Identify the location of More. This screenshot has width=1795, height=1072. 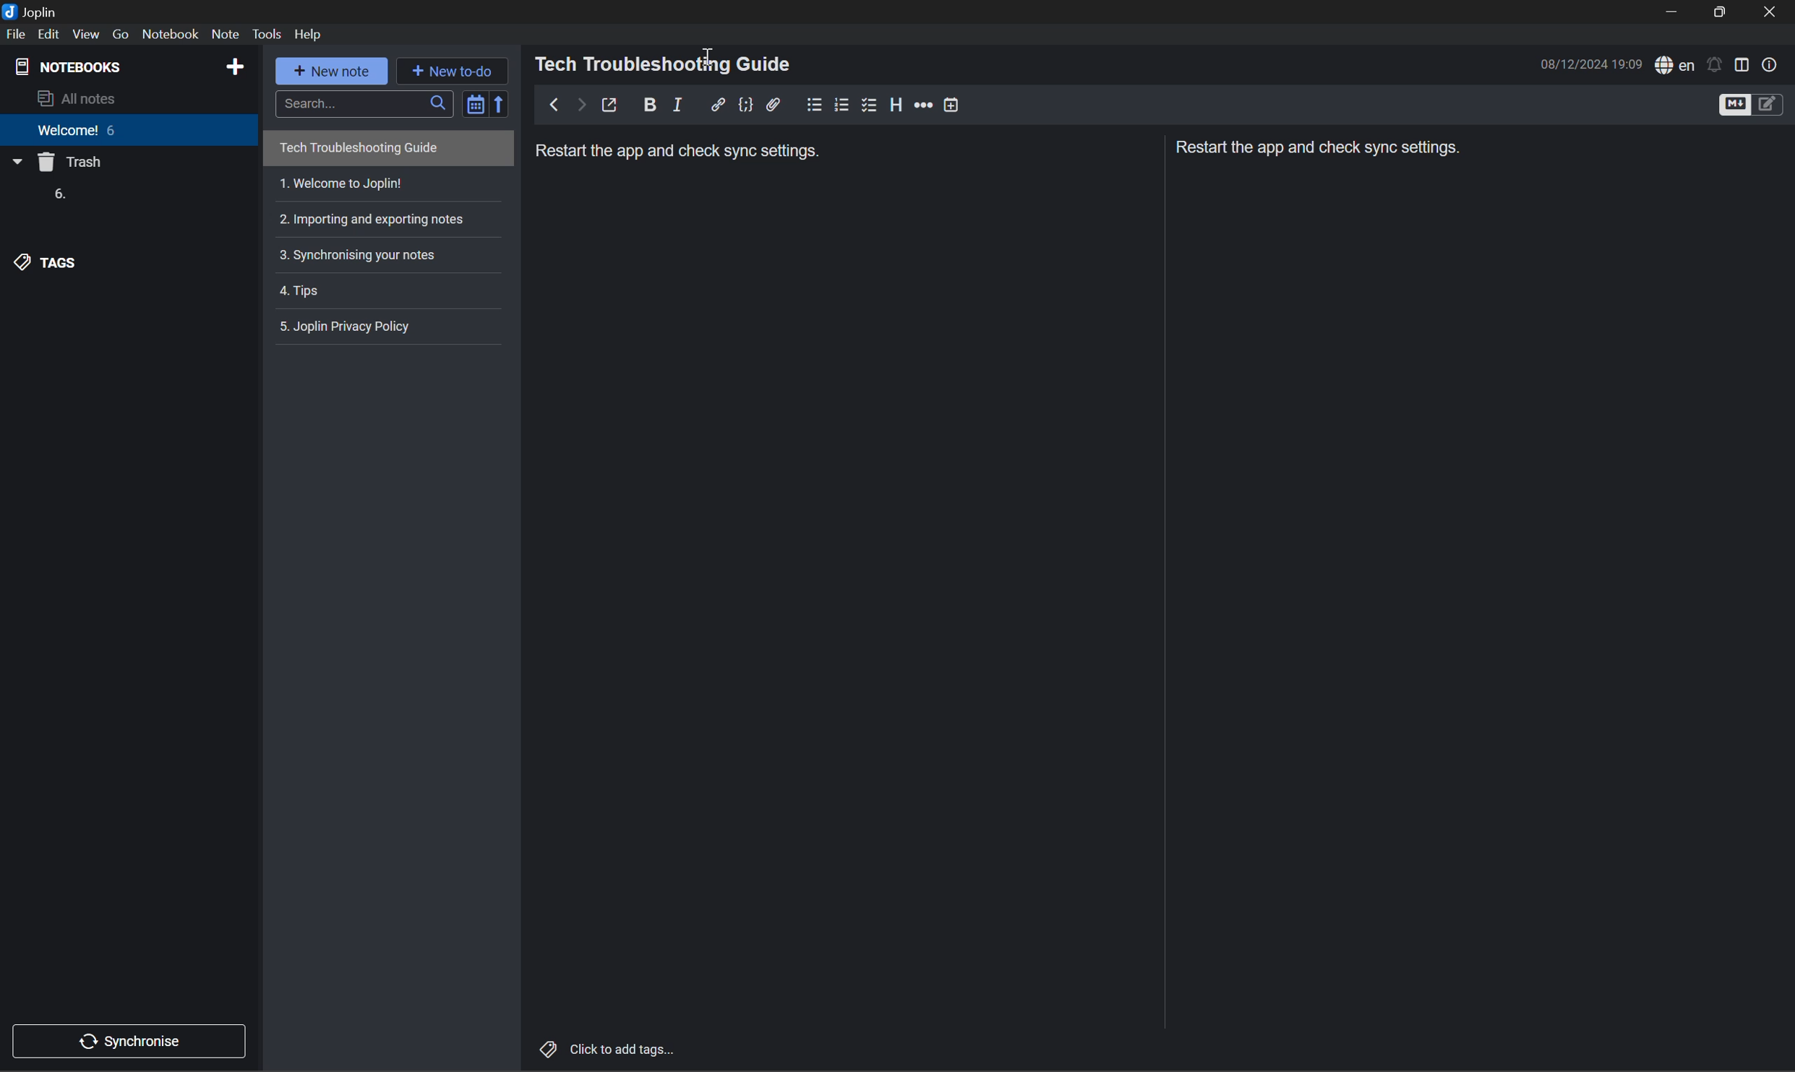
(923, 105).